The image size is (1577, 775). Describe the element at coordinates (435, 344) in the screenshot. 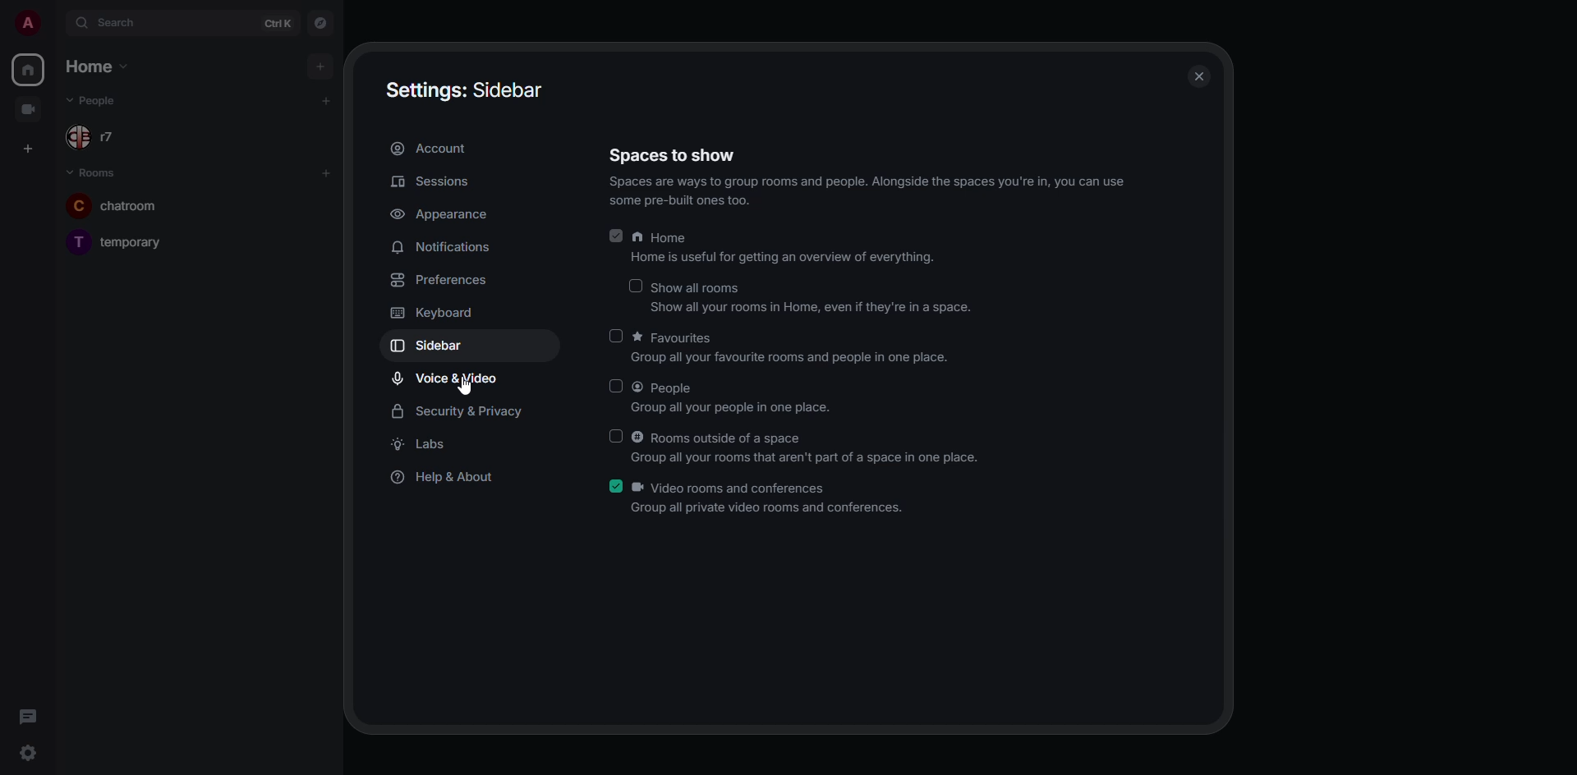

I see `sidebar` at that location.